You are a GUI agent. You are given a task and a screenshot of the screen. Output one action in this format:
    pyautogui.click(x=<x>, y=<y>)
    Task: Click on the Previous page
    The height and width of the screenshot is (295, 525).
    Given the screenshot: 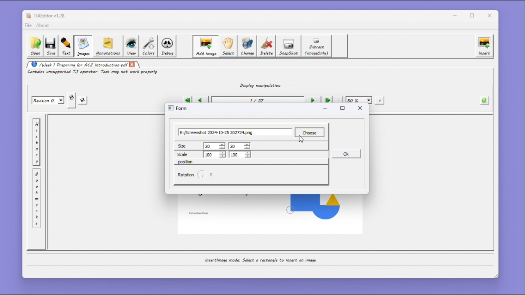 What is the action you would take?
    pyautogui.click(x=201, y=100)
    